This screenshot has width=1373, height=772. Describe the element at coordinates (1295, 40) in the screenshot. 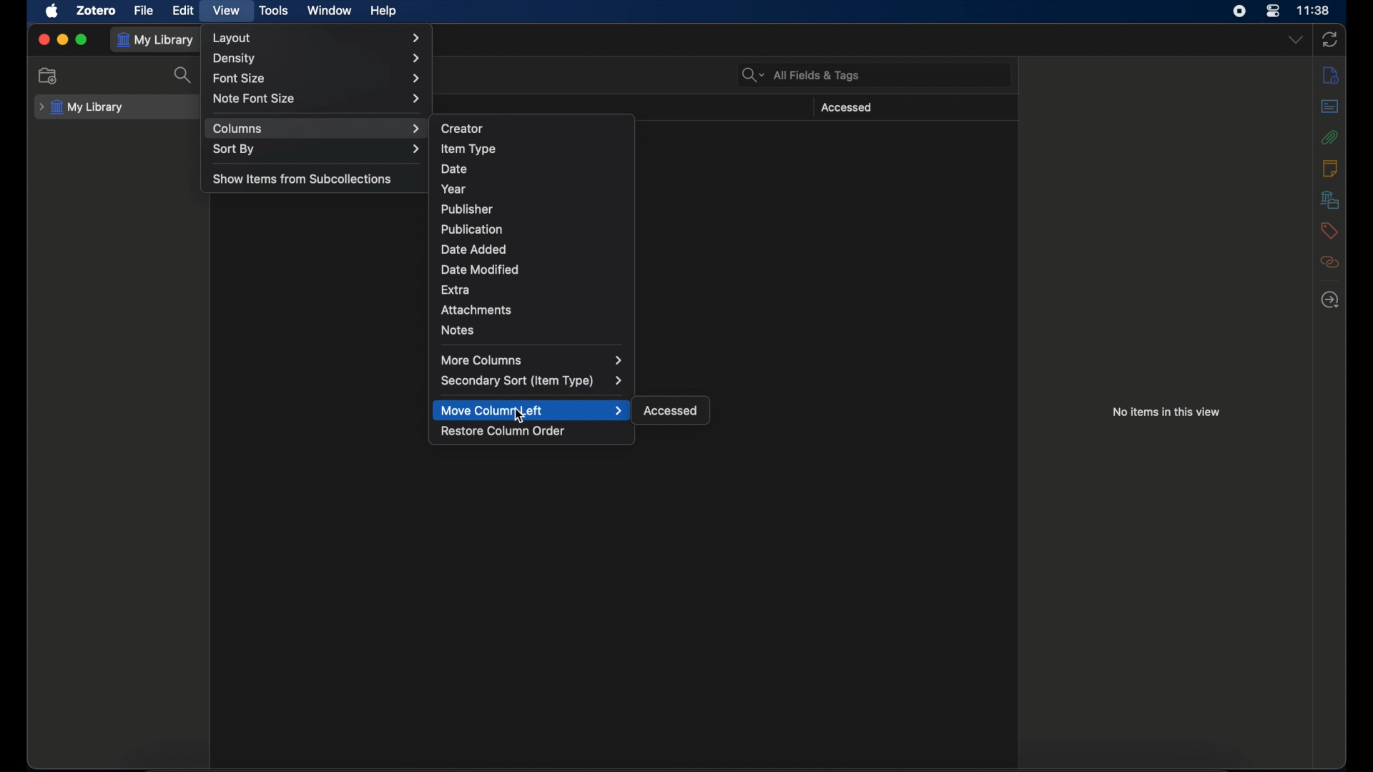

I see `dropdown` at that location.